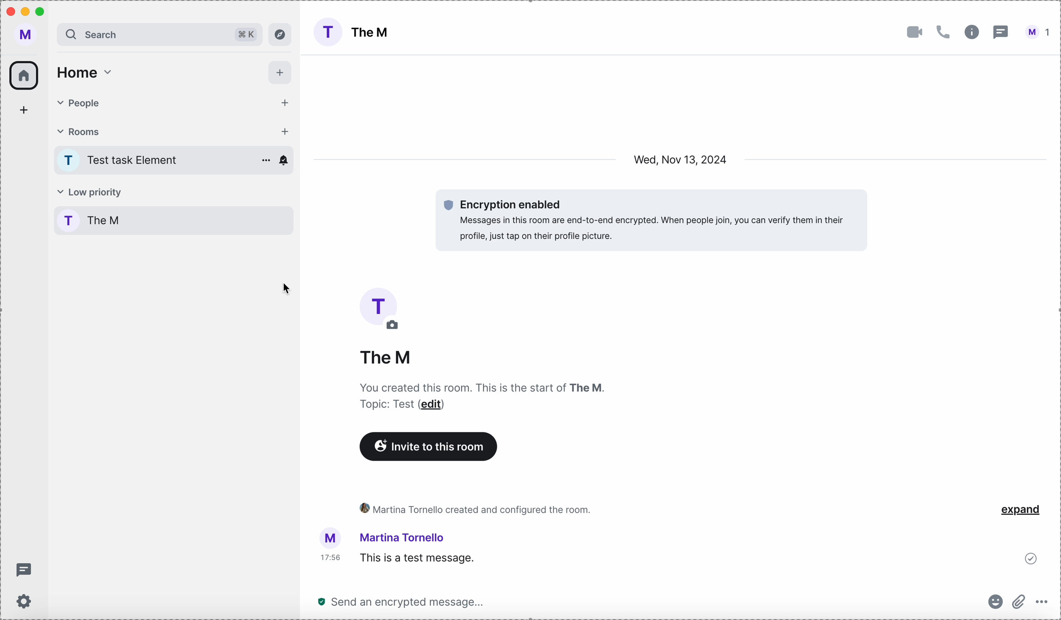 The image size is (1061, 620). I want to click on add, so click(284, 132).